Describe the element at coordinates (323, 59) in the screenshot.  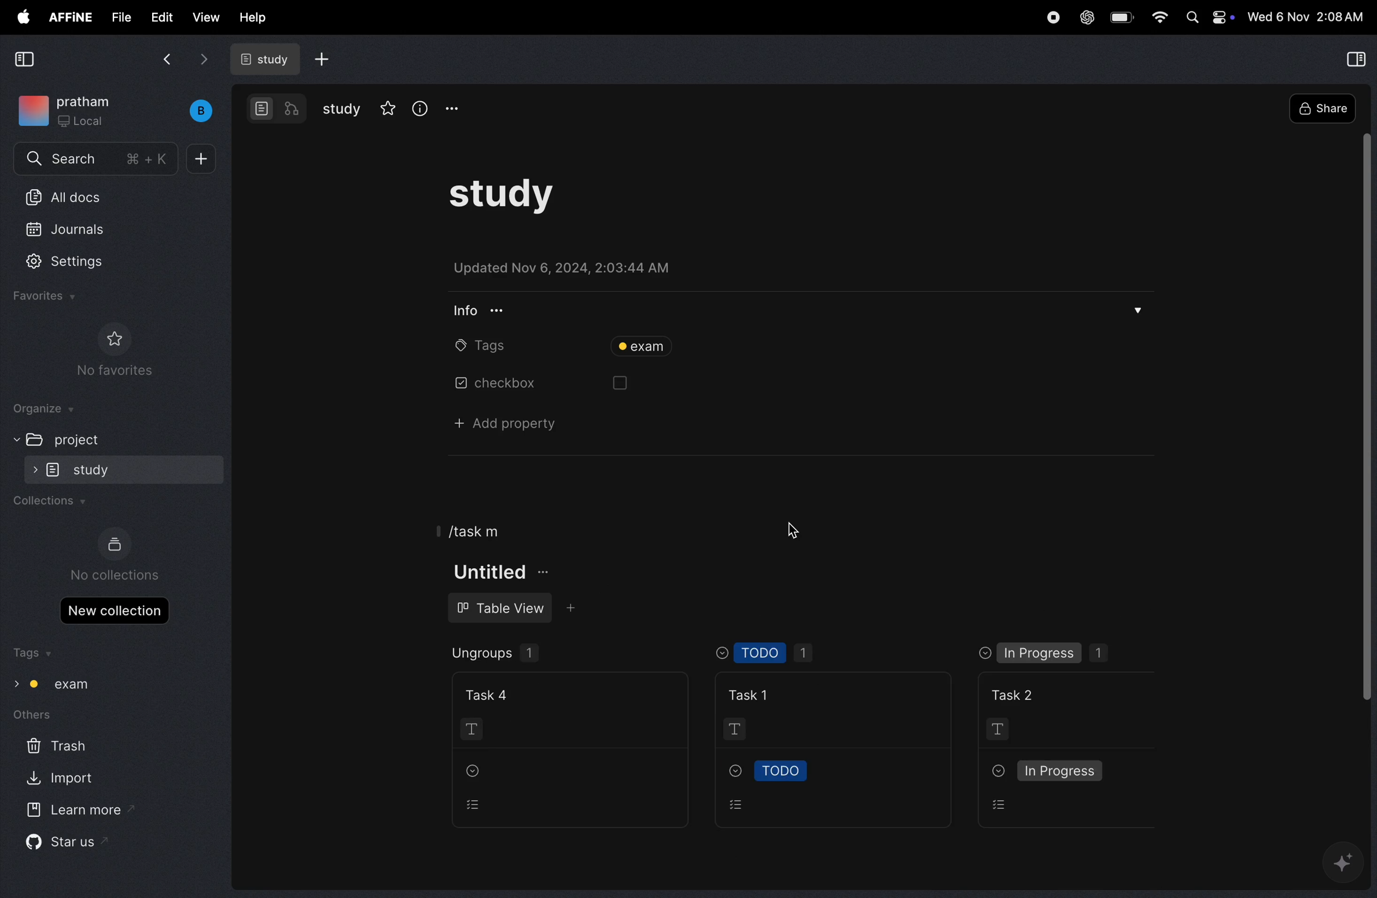
I see `add` at that location.